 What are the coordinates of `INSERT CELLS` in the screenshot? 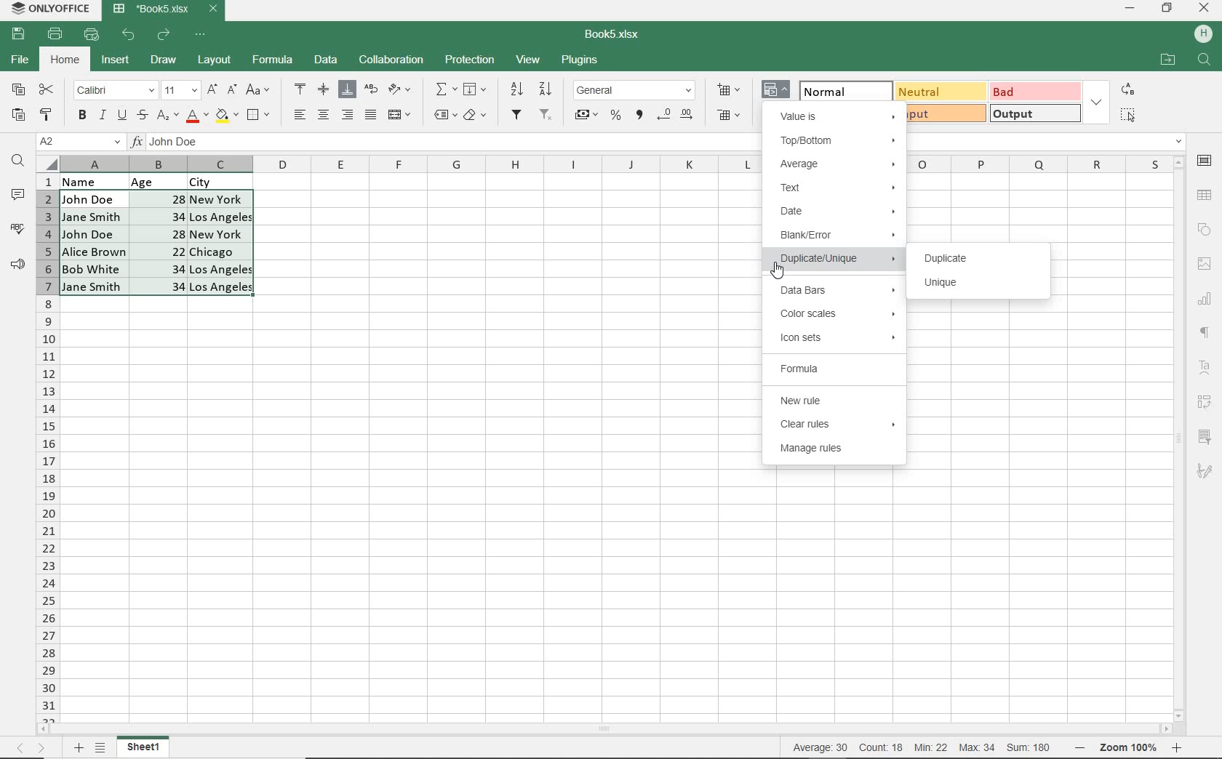 It's located at (732, 89).